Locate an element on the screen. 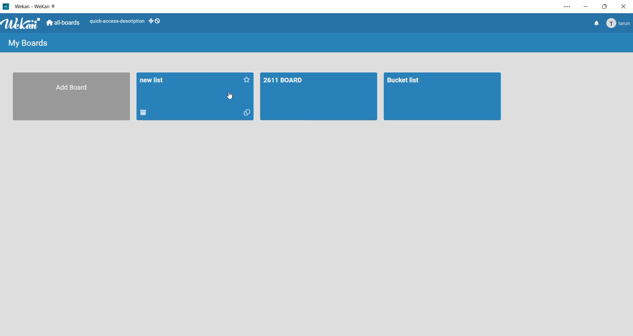 The width and height of the screenshot is (633, 336). delete is located at coordinates (144, 114).